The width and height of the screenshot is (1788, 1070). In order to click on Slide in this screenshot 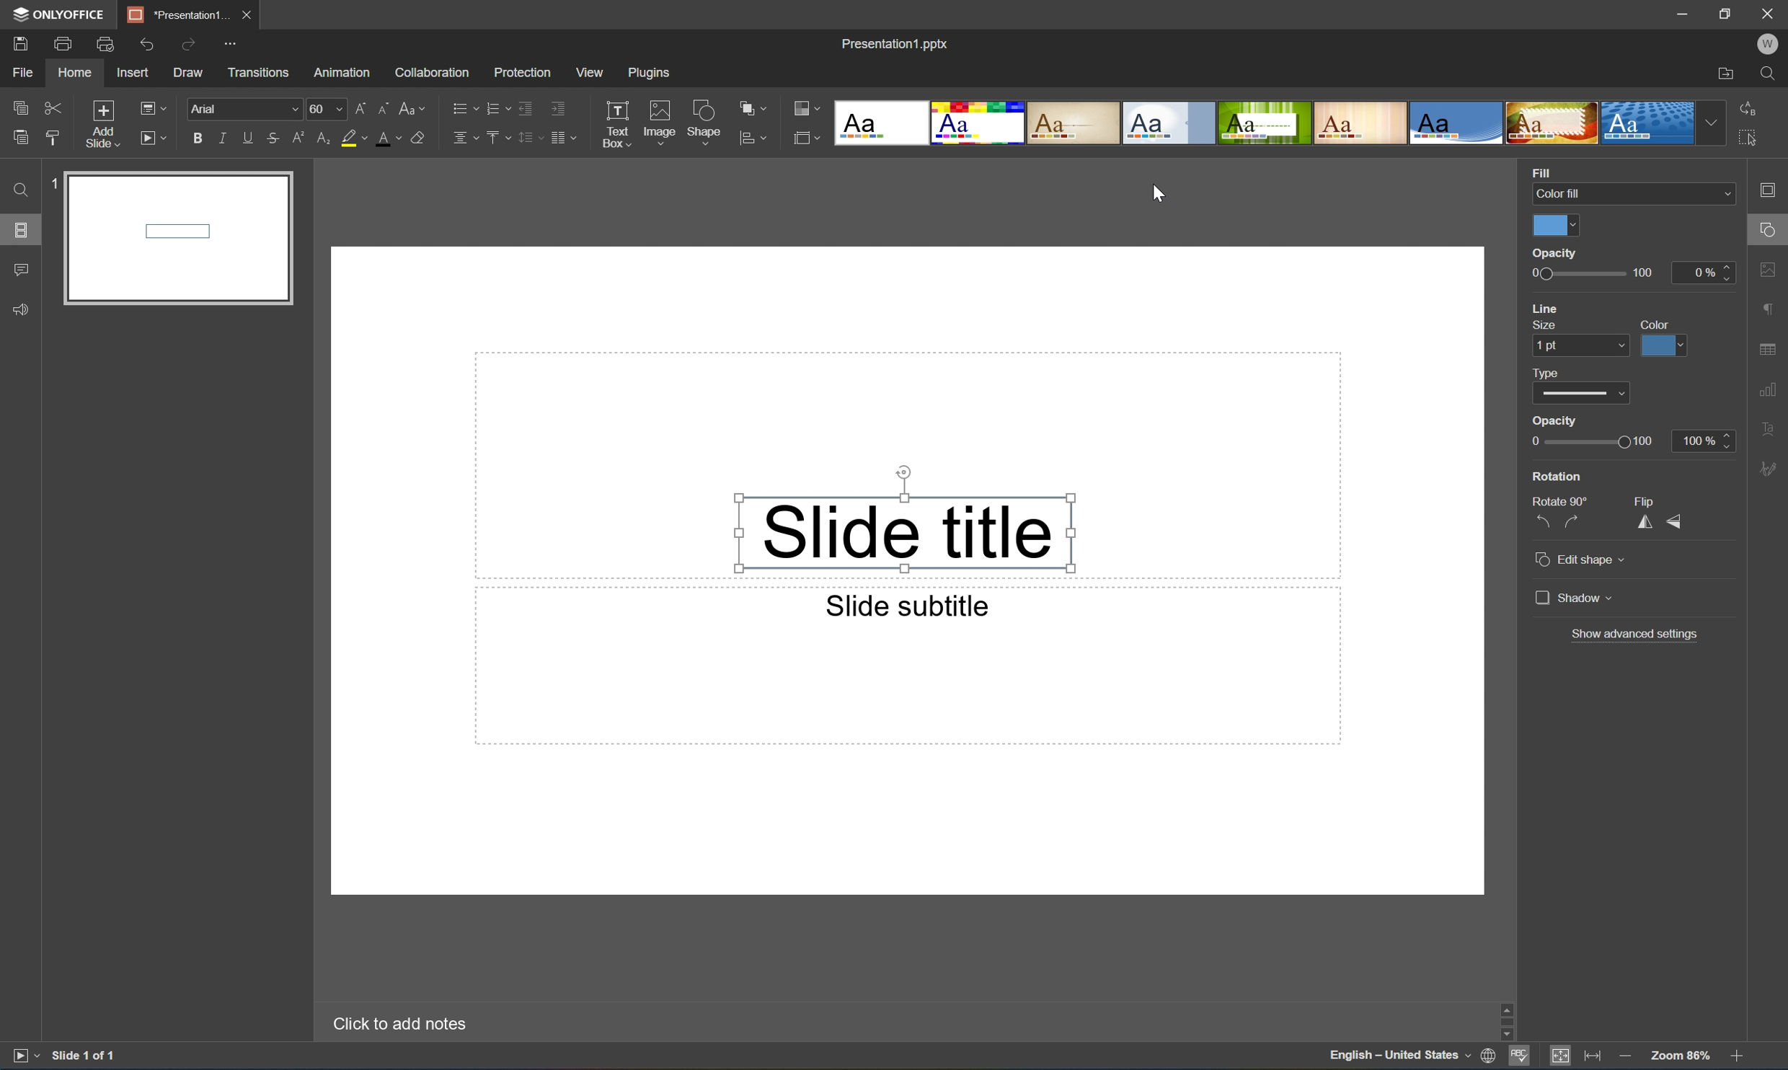, I will do `click(177, 241)`.